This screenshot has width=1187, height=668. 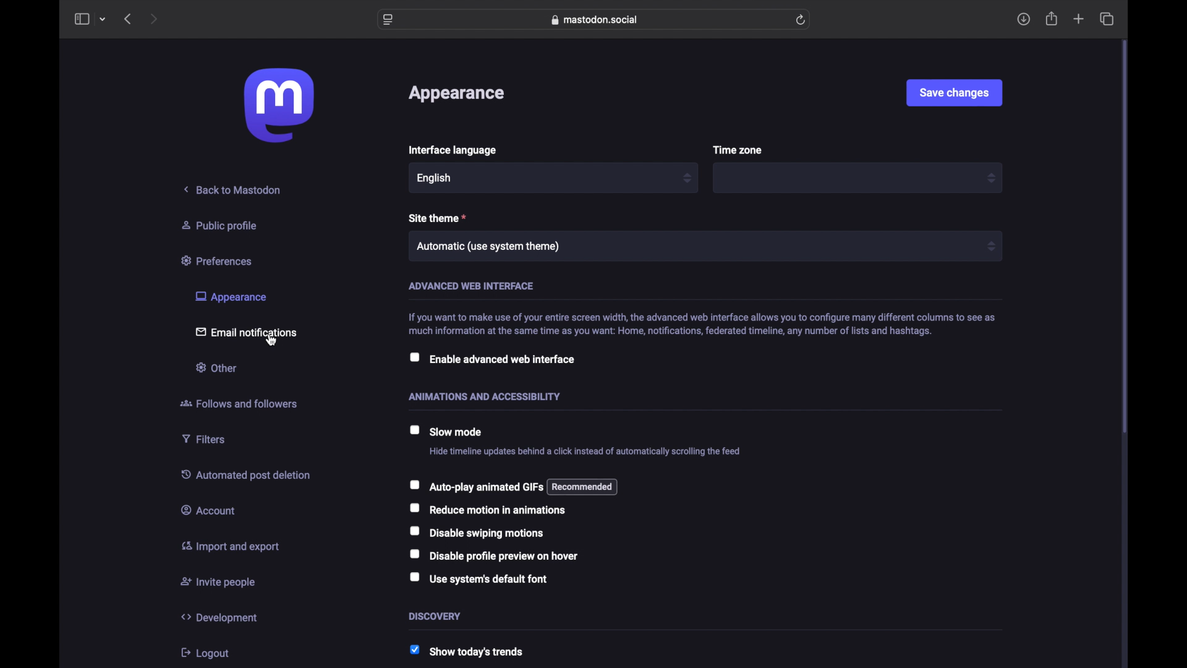 I want to click on appearance, so click(x=230, y=297).